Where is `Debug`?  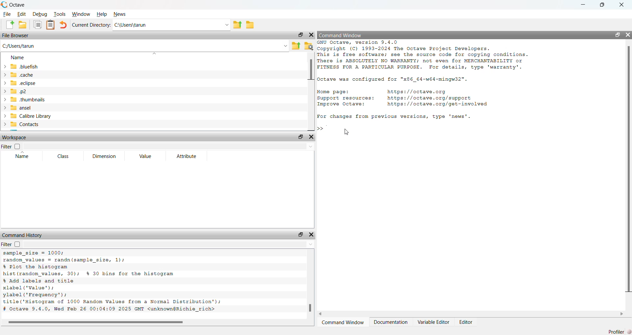 Debug is located at coordinates (39, 14).